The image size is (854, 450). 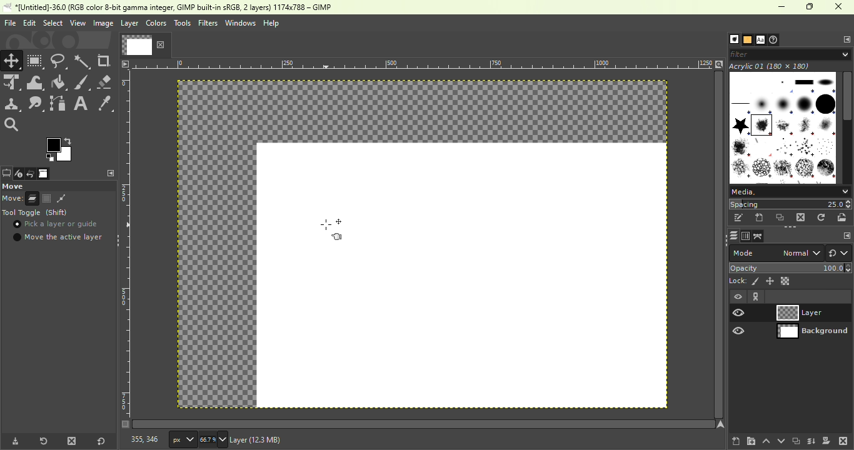 I want to click on Help, so click(x=273, y=23).